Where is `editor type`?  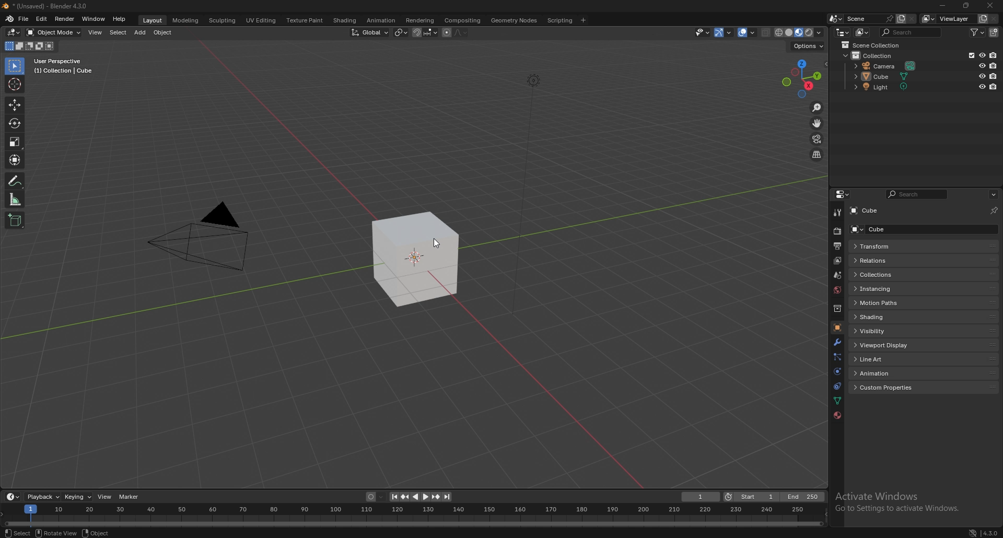
editor type is located at coordinates (13, 497).